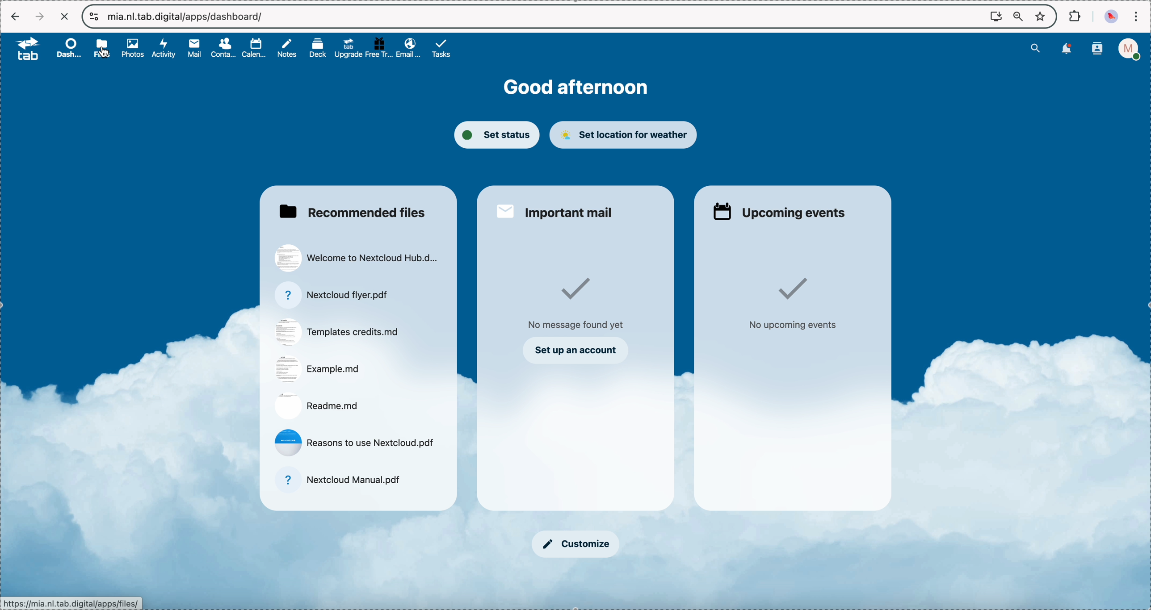  What do you see at coordinates (24, 48) in the screenshot?
I see `tab` at bounding box center [24, 48].